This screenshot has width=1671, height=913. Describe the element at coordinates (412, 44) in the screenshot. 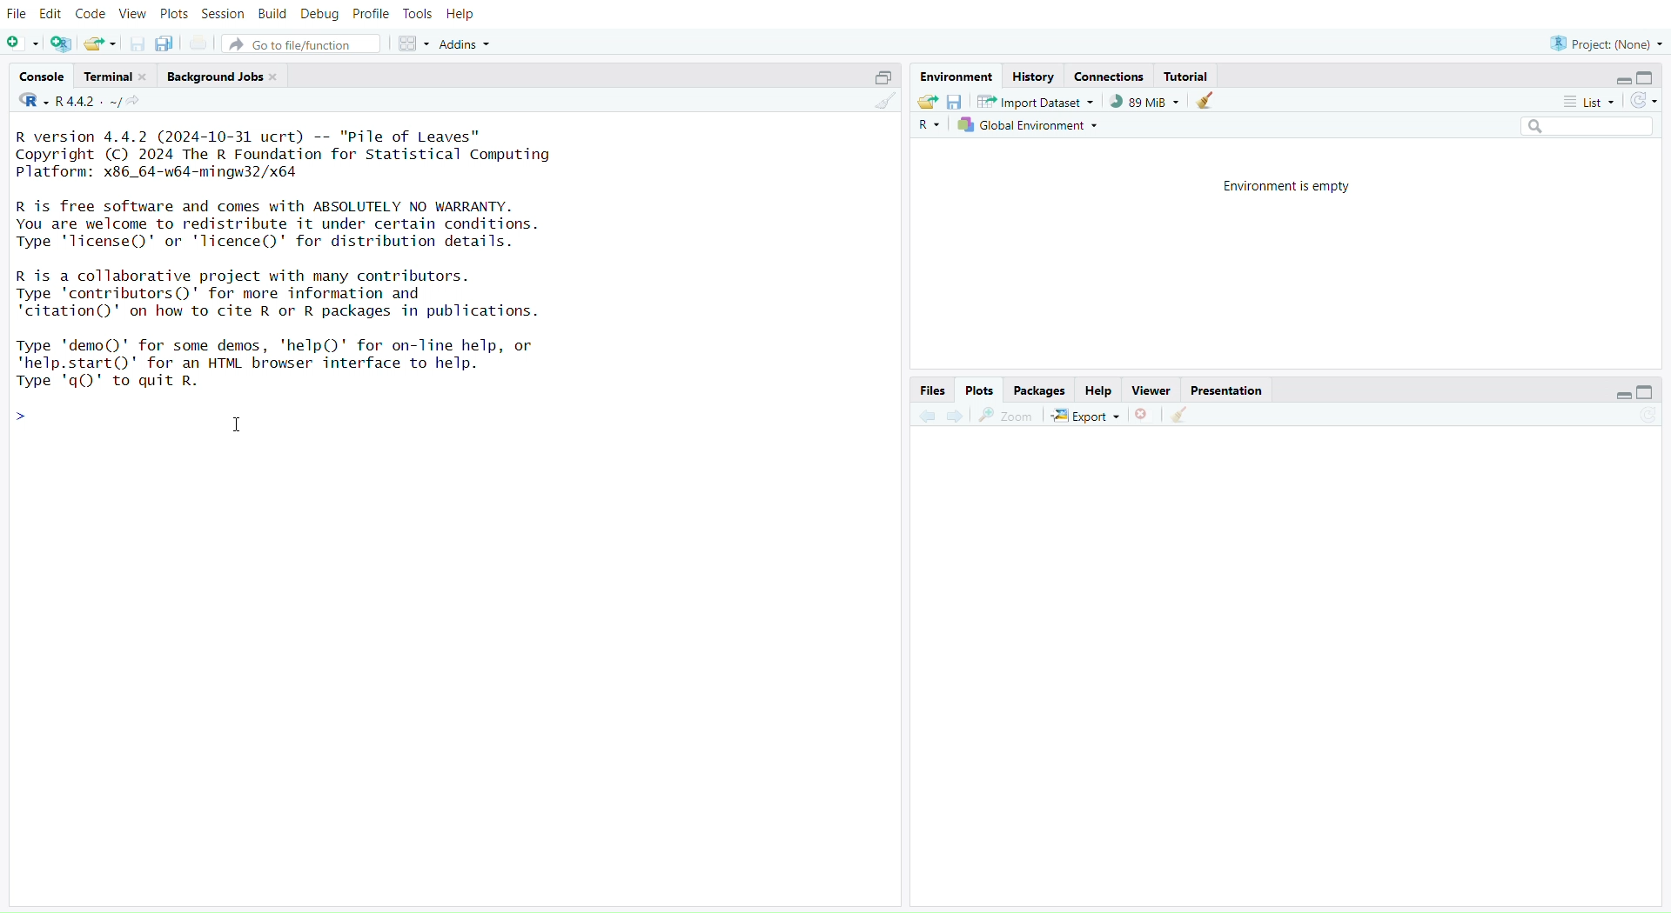

I see `Workspace panes` at that location.